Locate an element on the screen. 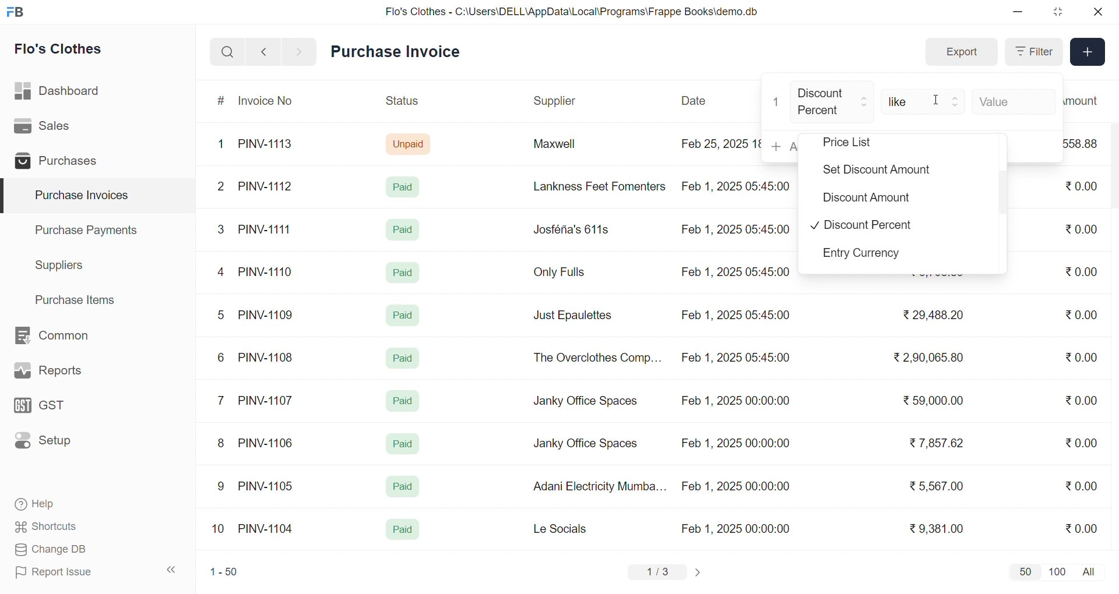 This screenshot has width=1119, height=594. Setup is located at coordinates (61, 444).